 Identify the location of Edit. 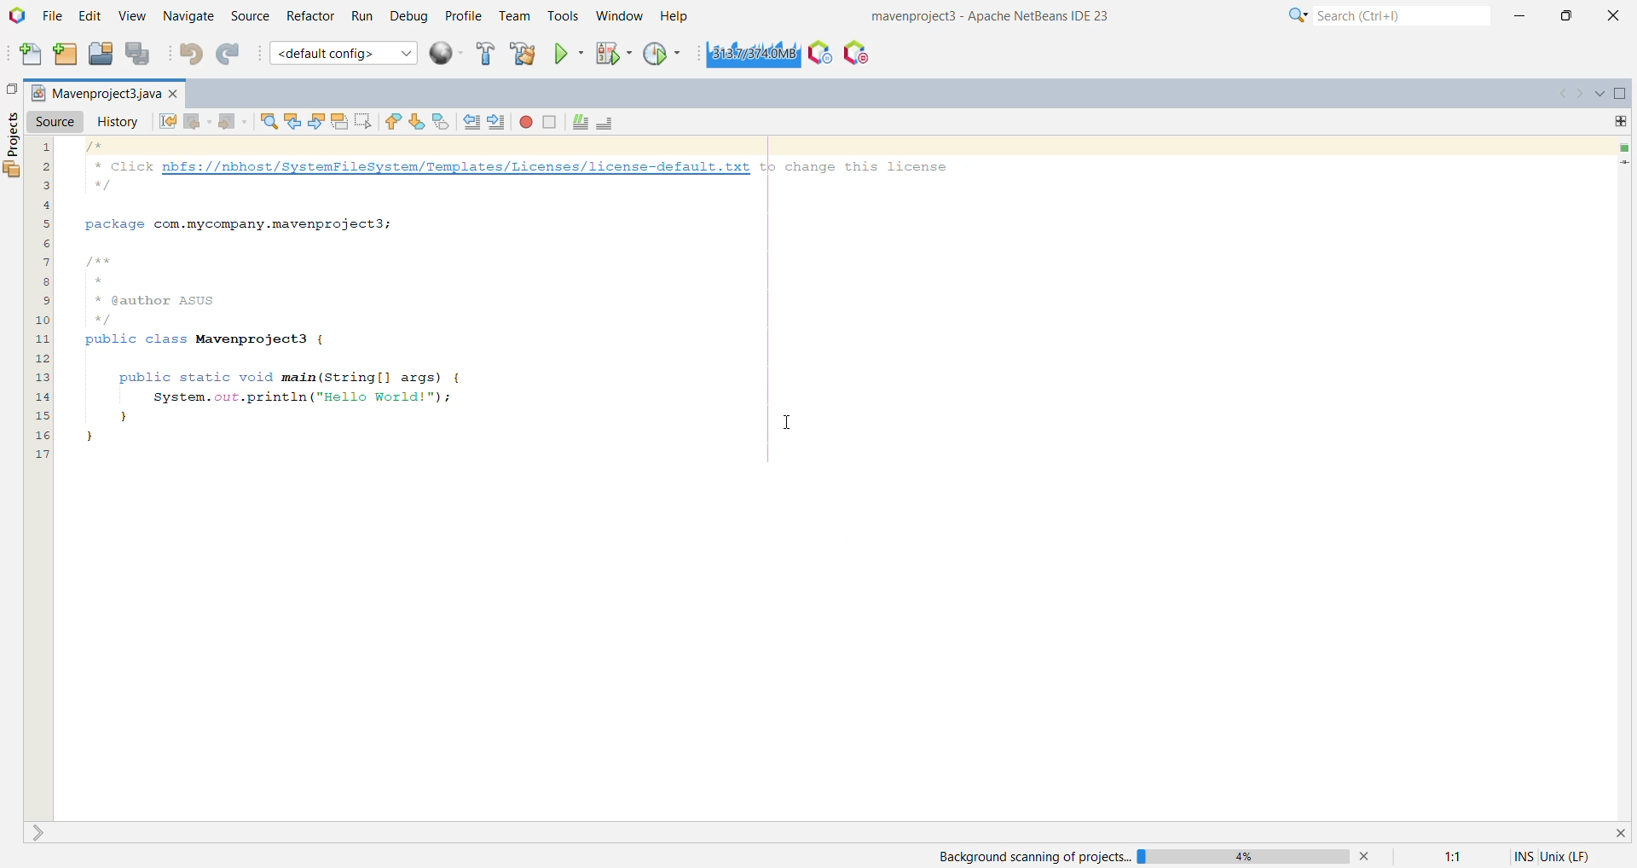
(89, 17).